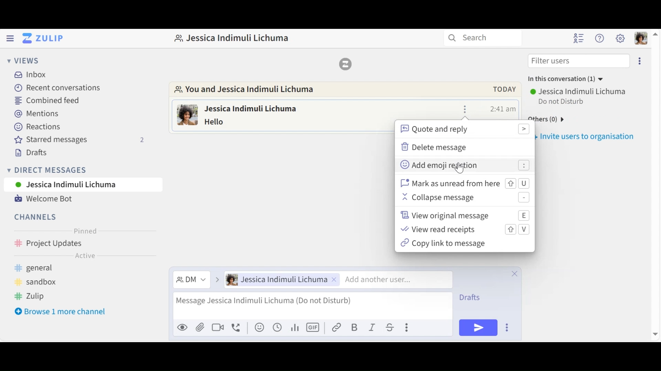  Describe the element at coordinates (84, 257) in the screenshot. I see `Active` at that location.